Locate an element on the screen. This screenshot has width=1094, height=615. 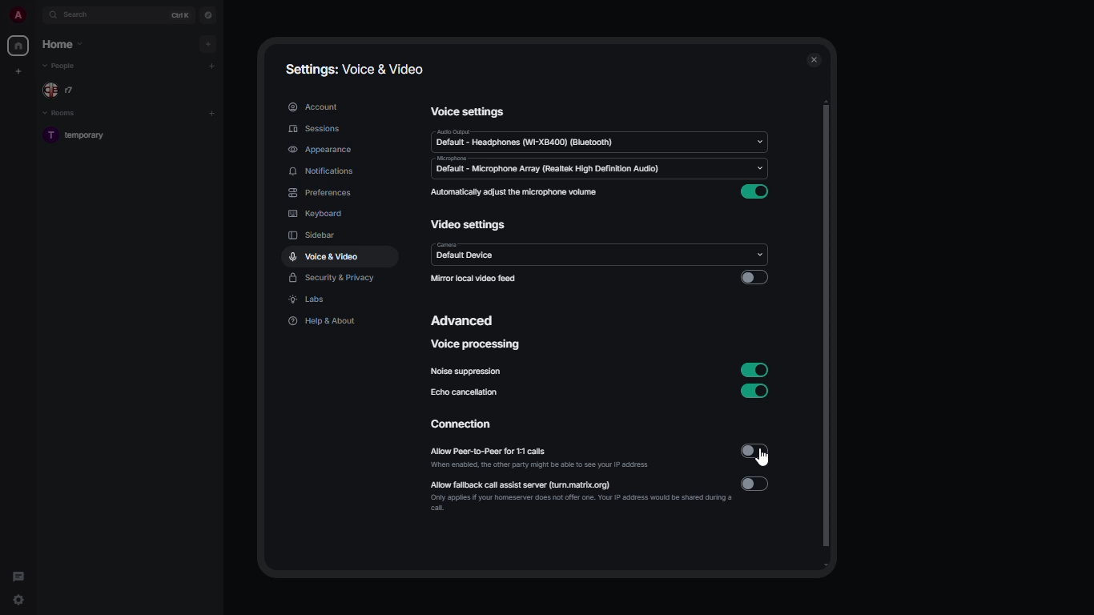
drop down is located at coordinates (763, 171).